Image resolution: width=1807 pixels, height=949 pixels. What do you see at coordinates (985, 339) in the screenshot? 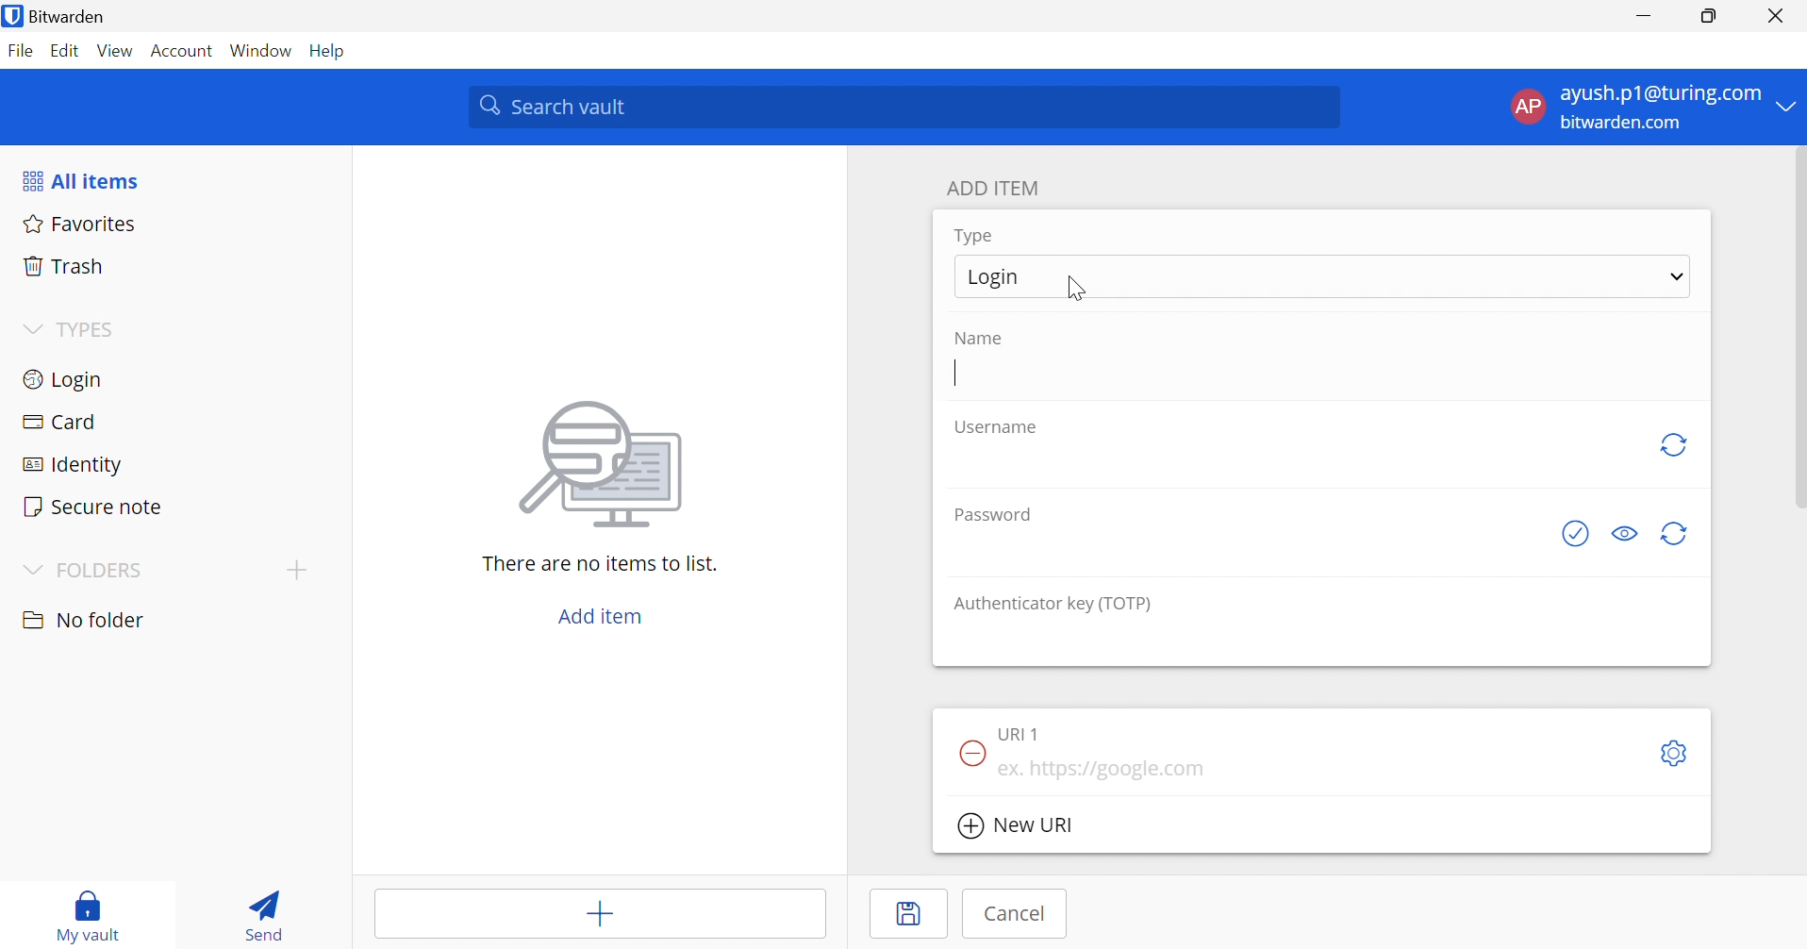
I see `Name` at bounding box center [985, 339].